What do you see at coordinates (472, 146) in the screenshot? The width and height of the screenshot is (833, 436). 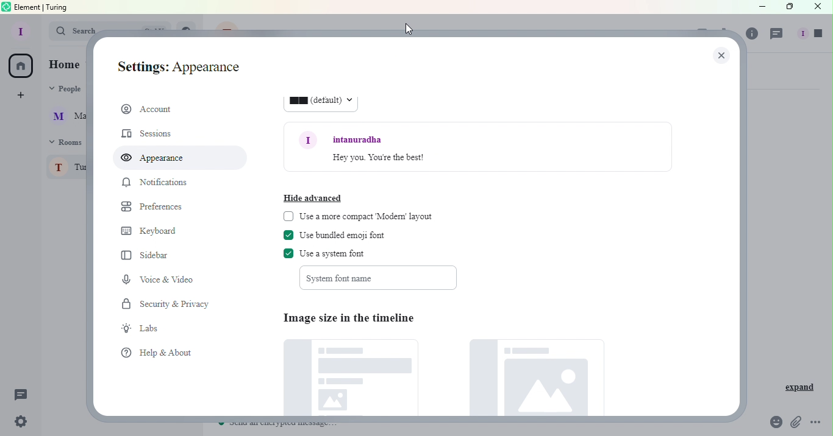 I see `Font example` at bounding box center [472, 146].